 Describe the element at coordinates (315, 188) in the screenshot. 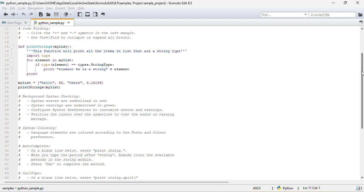

I see `ln 11, col 1` at that location.